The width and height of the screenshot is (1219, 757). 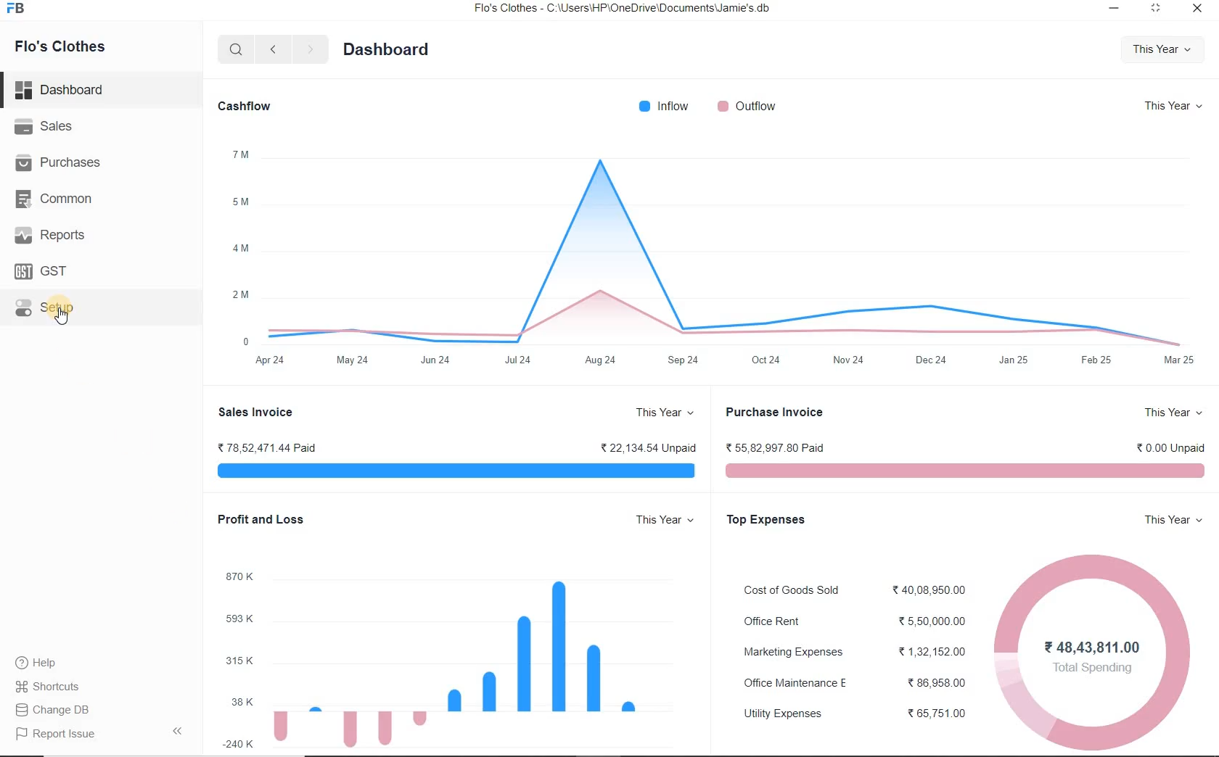 What do you see at coordinates (767, 520) in the screenshot?
I see `top expenses` at bounding box center [767, 520].